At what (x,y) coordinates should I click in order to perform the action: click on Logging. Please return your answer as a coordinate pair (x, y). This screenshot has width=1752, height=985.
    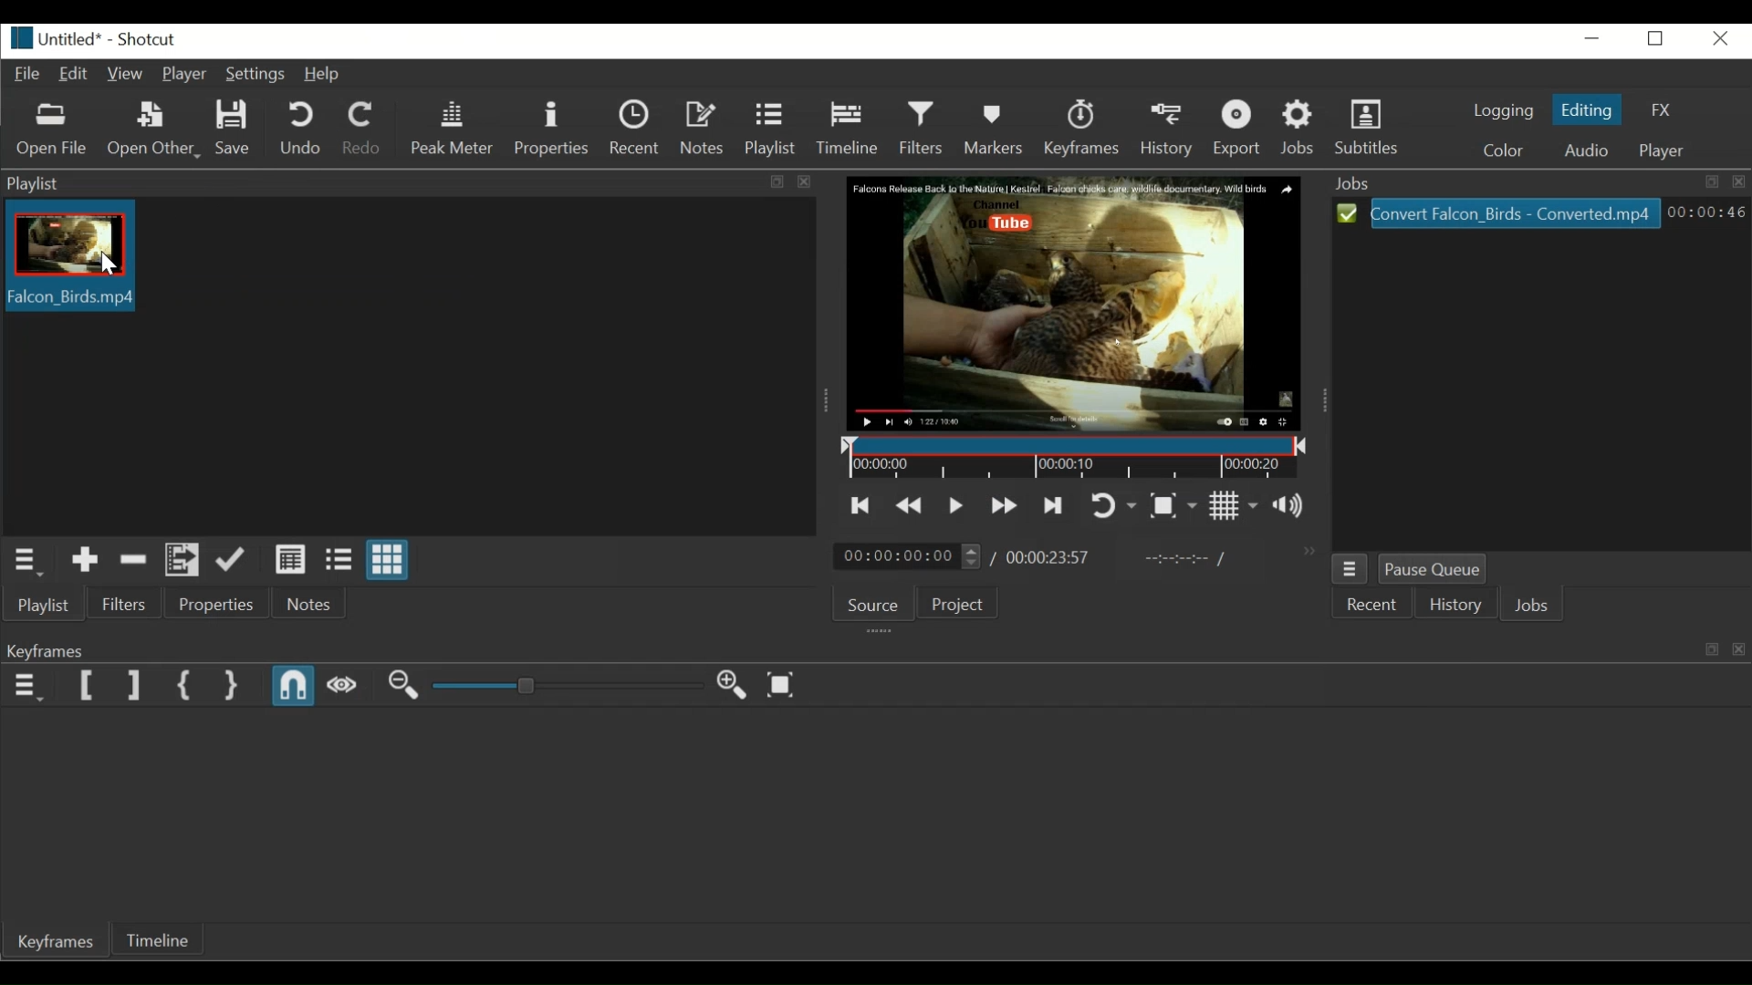
    Looking at the image, I should click on (1498, 113).